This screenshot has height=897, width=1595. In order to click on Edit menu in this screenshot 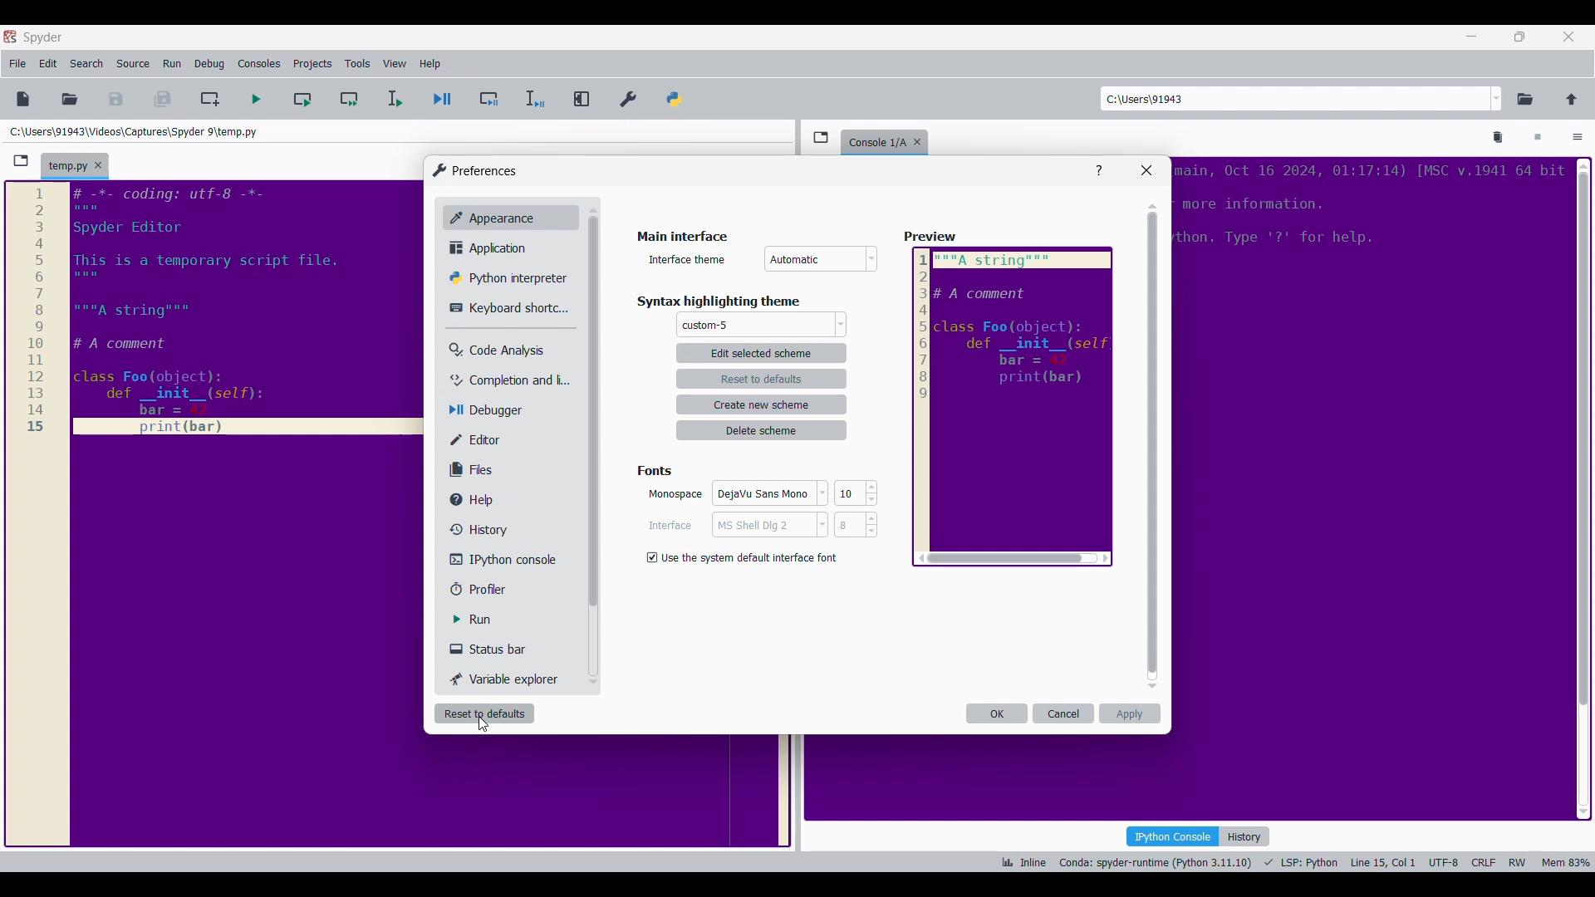, I will do `click(48, 64)`.